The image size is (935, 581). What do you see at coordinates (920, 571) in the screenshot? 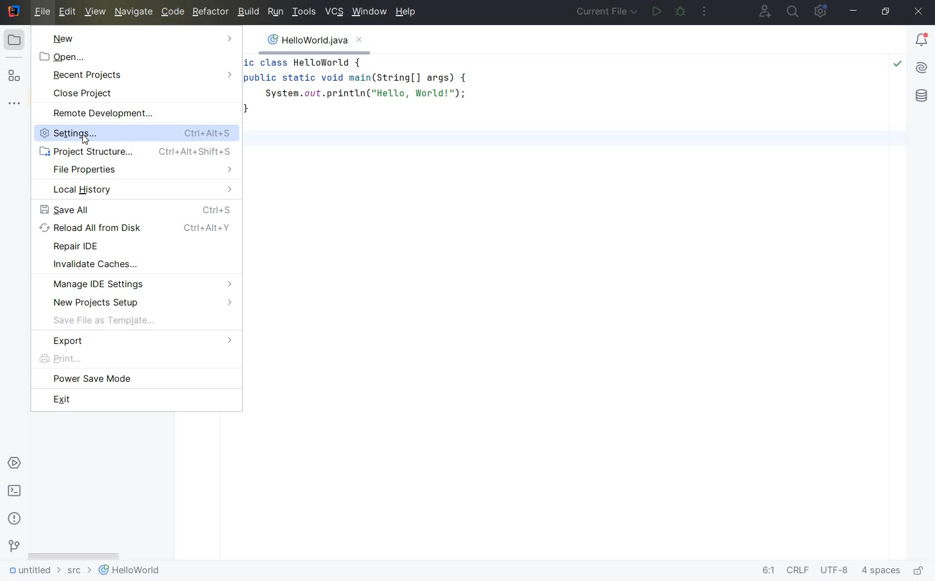
I see `make file ready only` at bounding box center [920, 571].